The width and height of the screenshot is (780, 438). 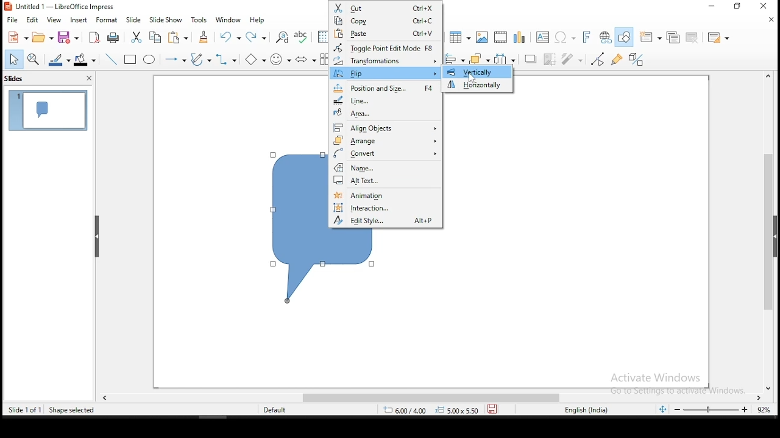 What do you see at coordinates (625, 38) in the screenshot?
I see `show draw functions` at bounding box center [625, 38].